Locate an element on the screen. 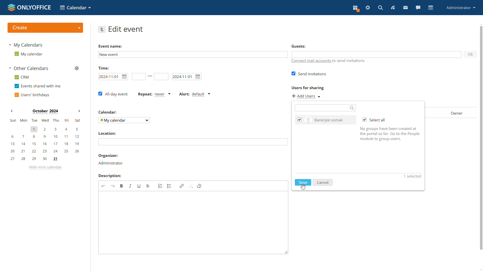 This screenshot has height=272, width=483. event repetition is located at coordinates (154, 94).